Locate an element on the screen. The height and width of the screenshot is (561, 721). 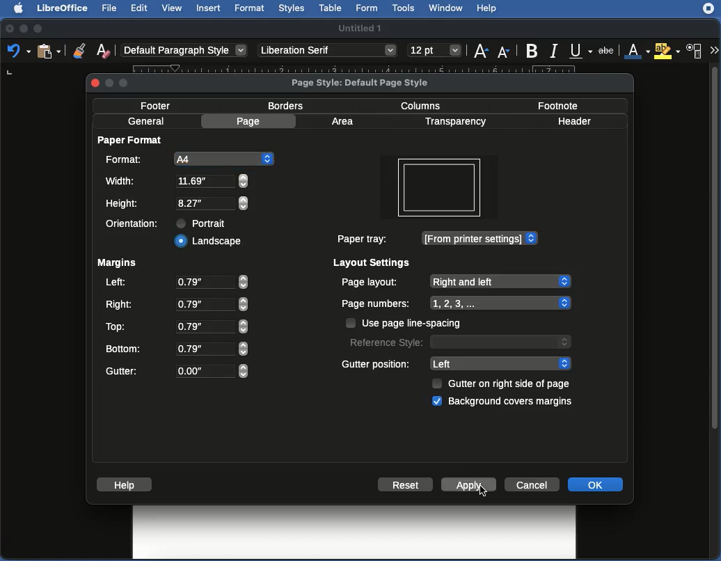
Gutter position is located at coordinates (376, 363).